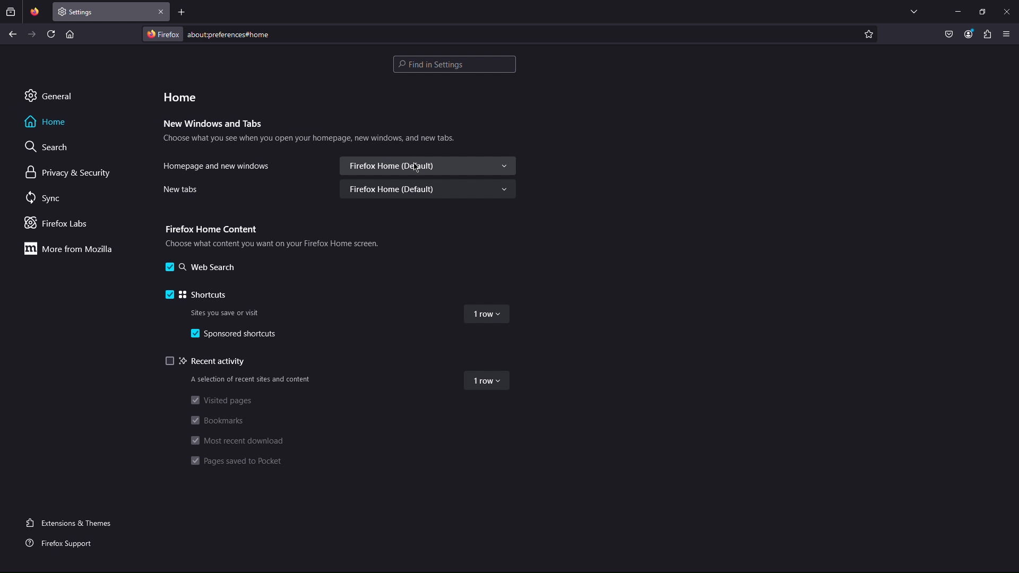  I want to click on Recent activity, so click(208, 362).